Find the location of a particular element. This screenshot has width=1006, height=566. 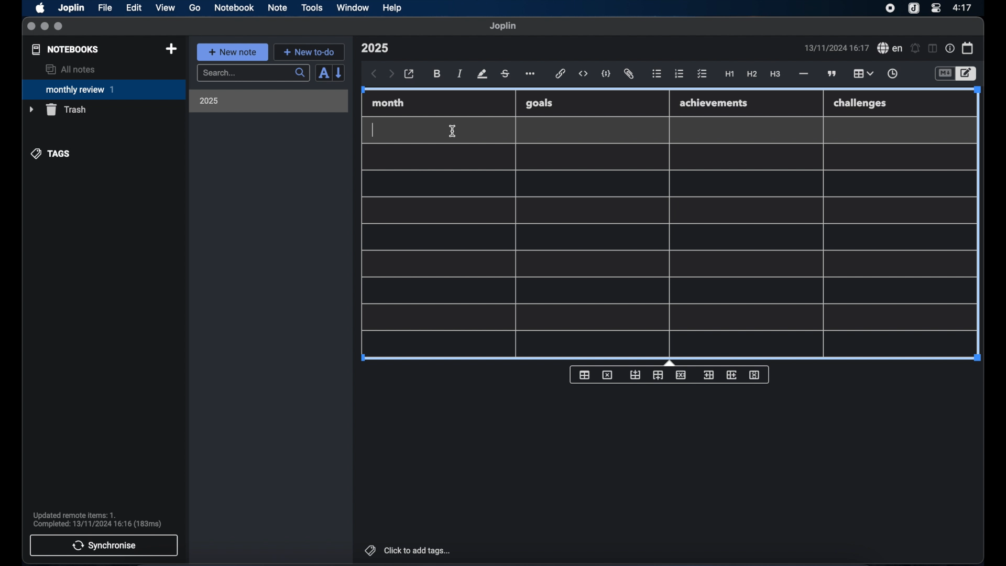

tools is located at coordinates (312, 7).